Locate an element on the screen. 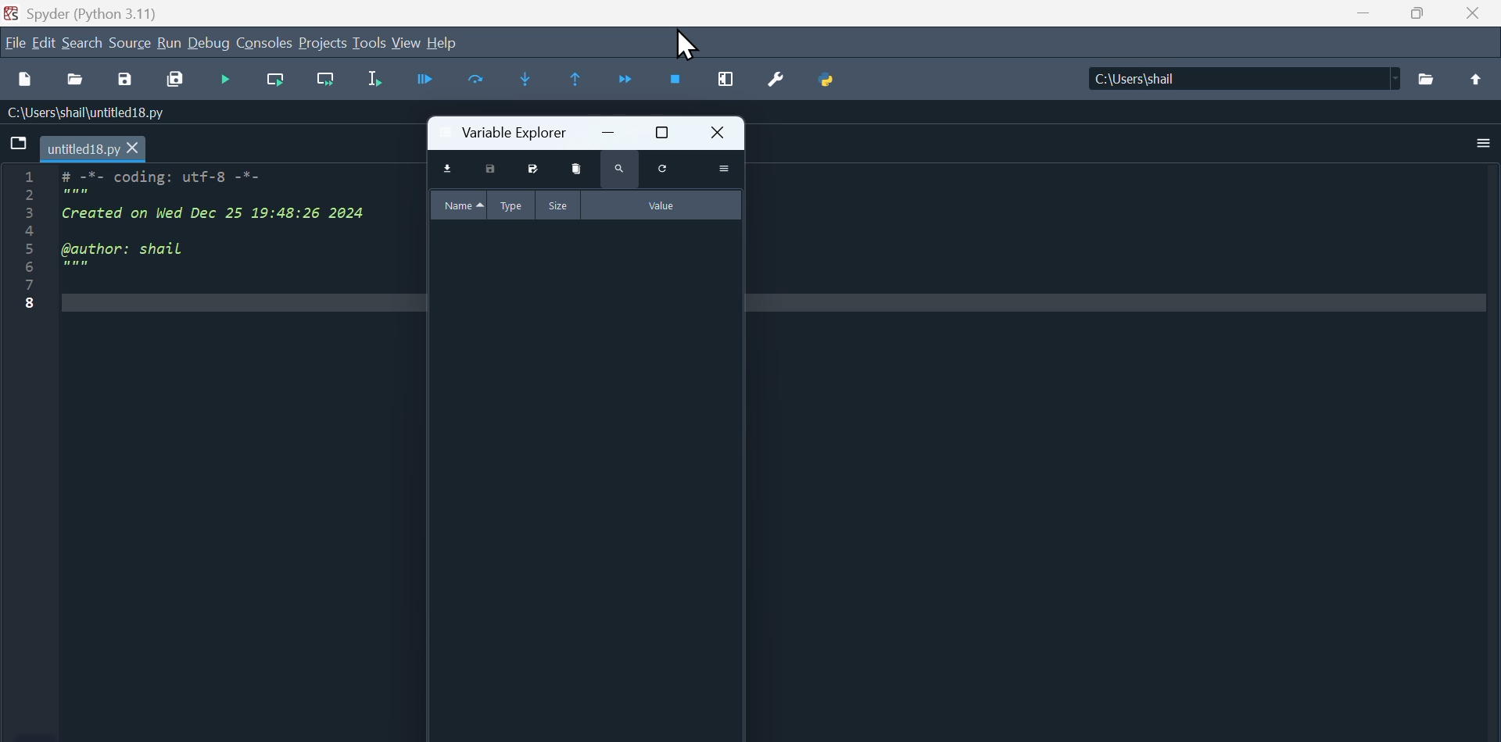 The width and height of the screenshot is (1501, 742). search is located at coordinates (619, 170).